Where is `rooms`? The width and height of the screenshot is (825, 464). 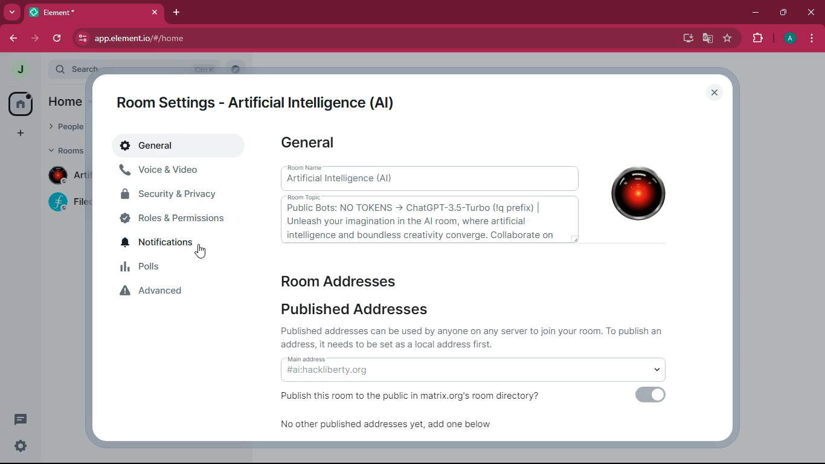
rooms is located at coordinates (65, 150).